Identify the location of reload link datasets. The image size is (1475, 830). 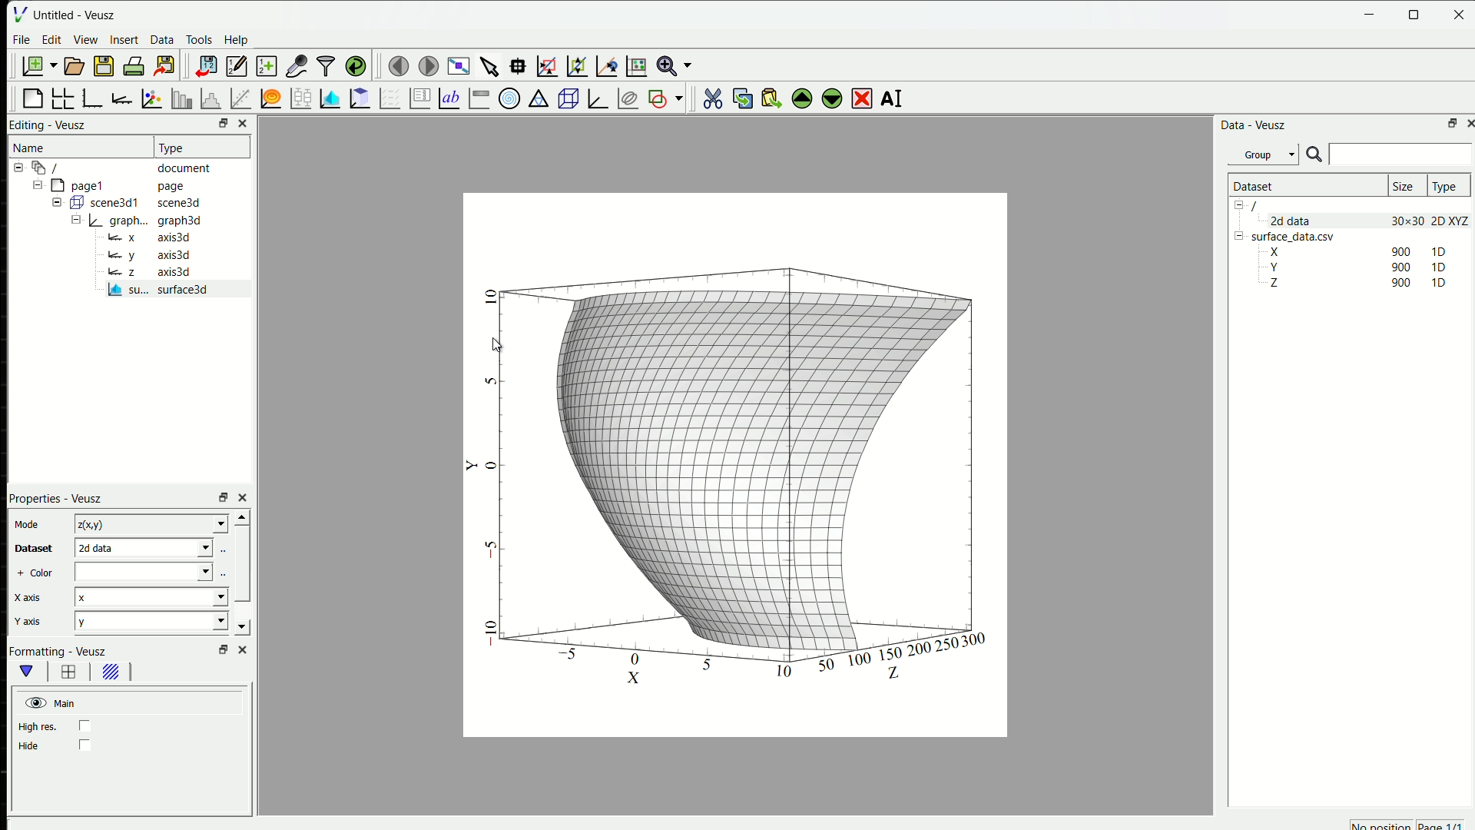
(356, 66).